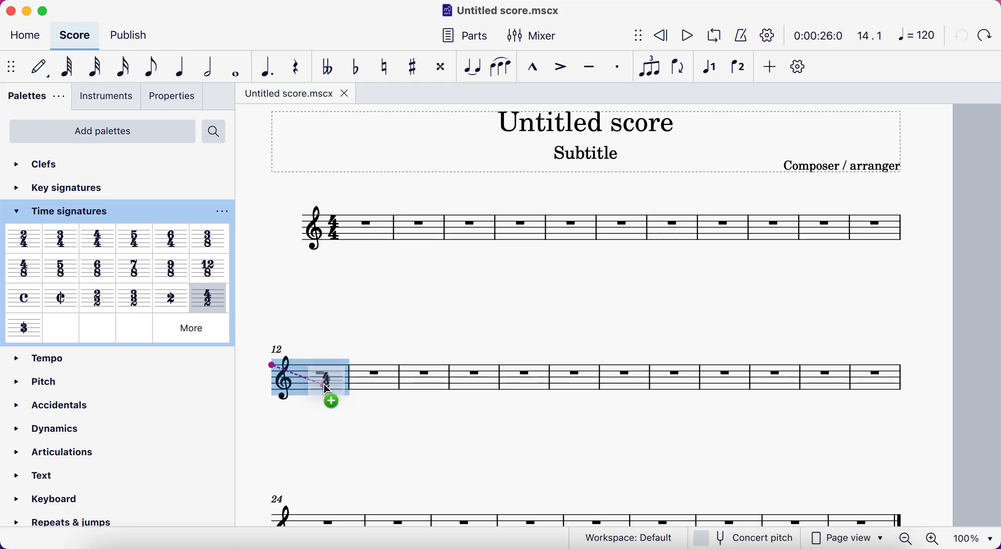 The height and width of the screenshot is (549, 1001). I want to click on , so click(209, 266).